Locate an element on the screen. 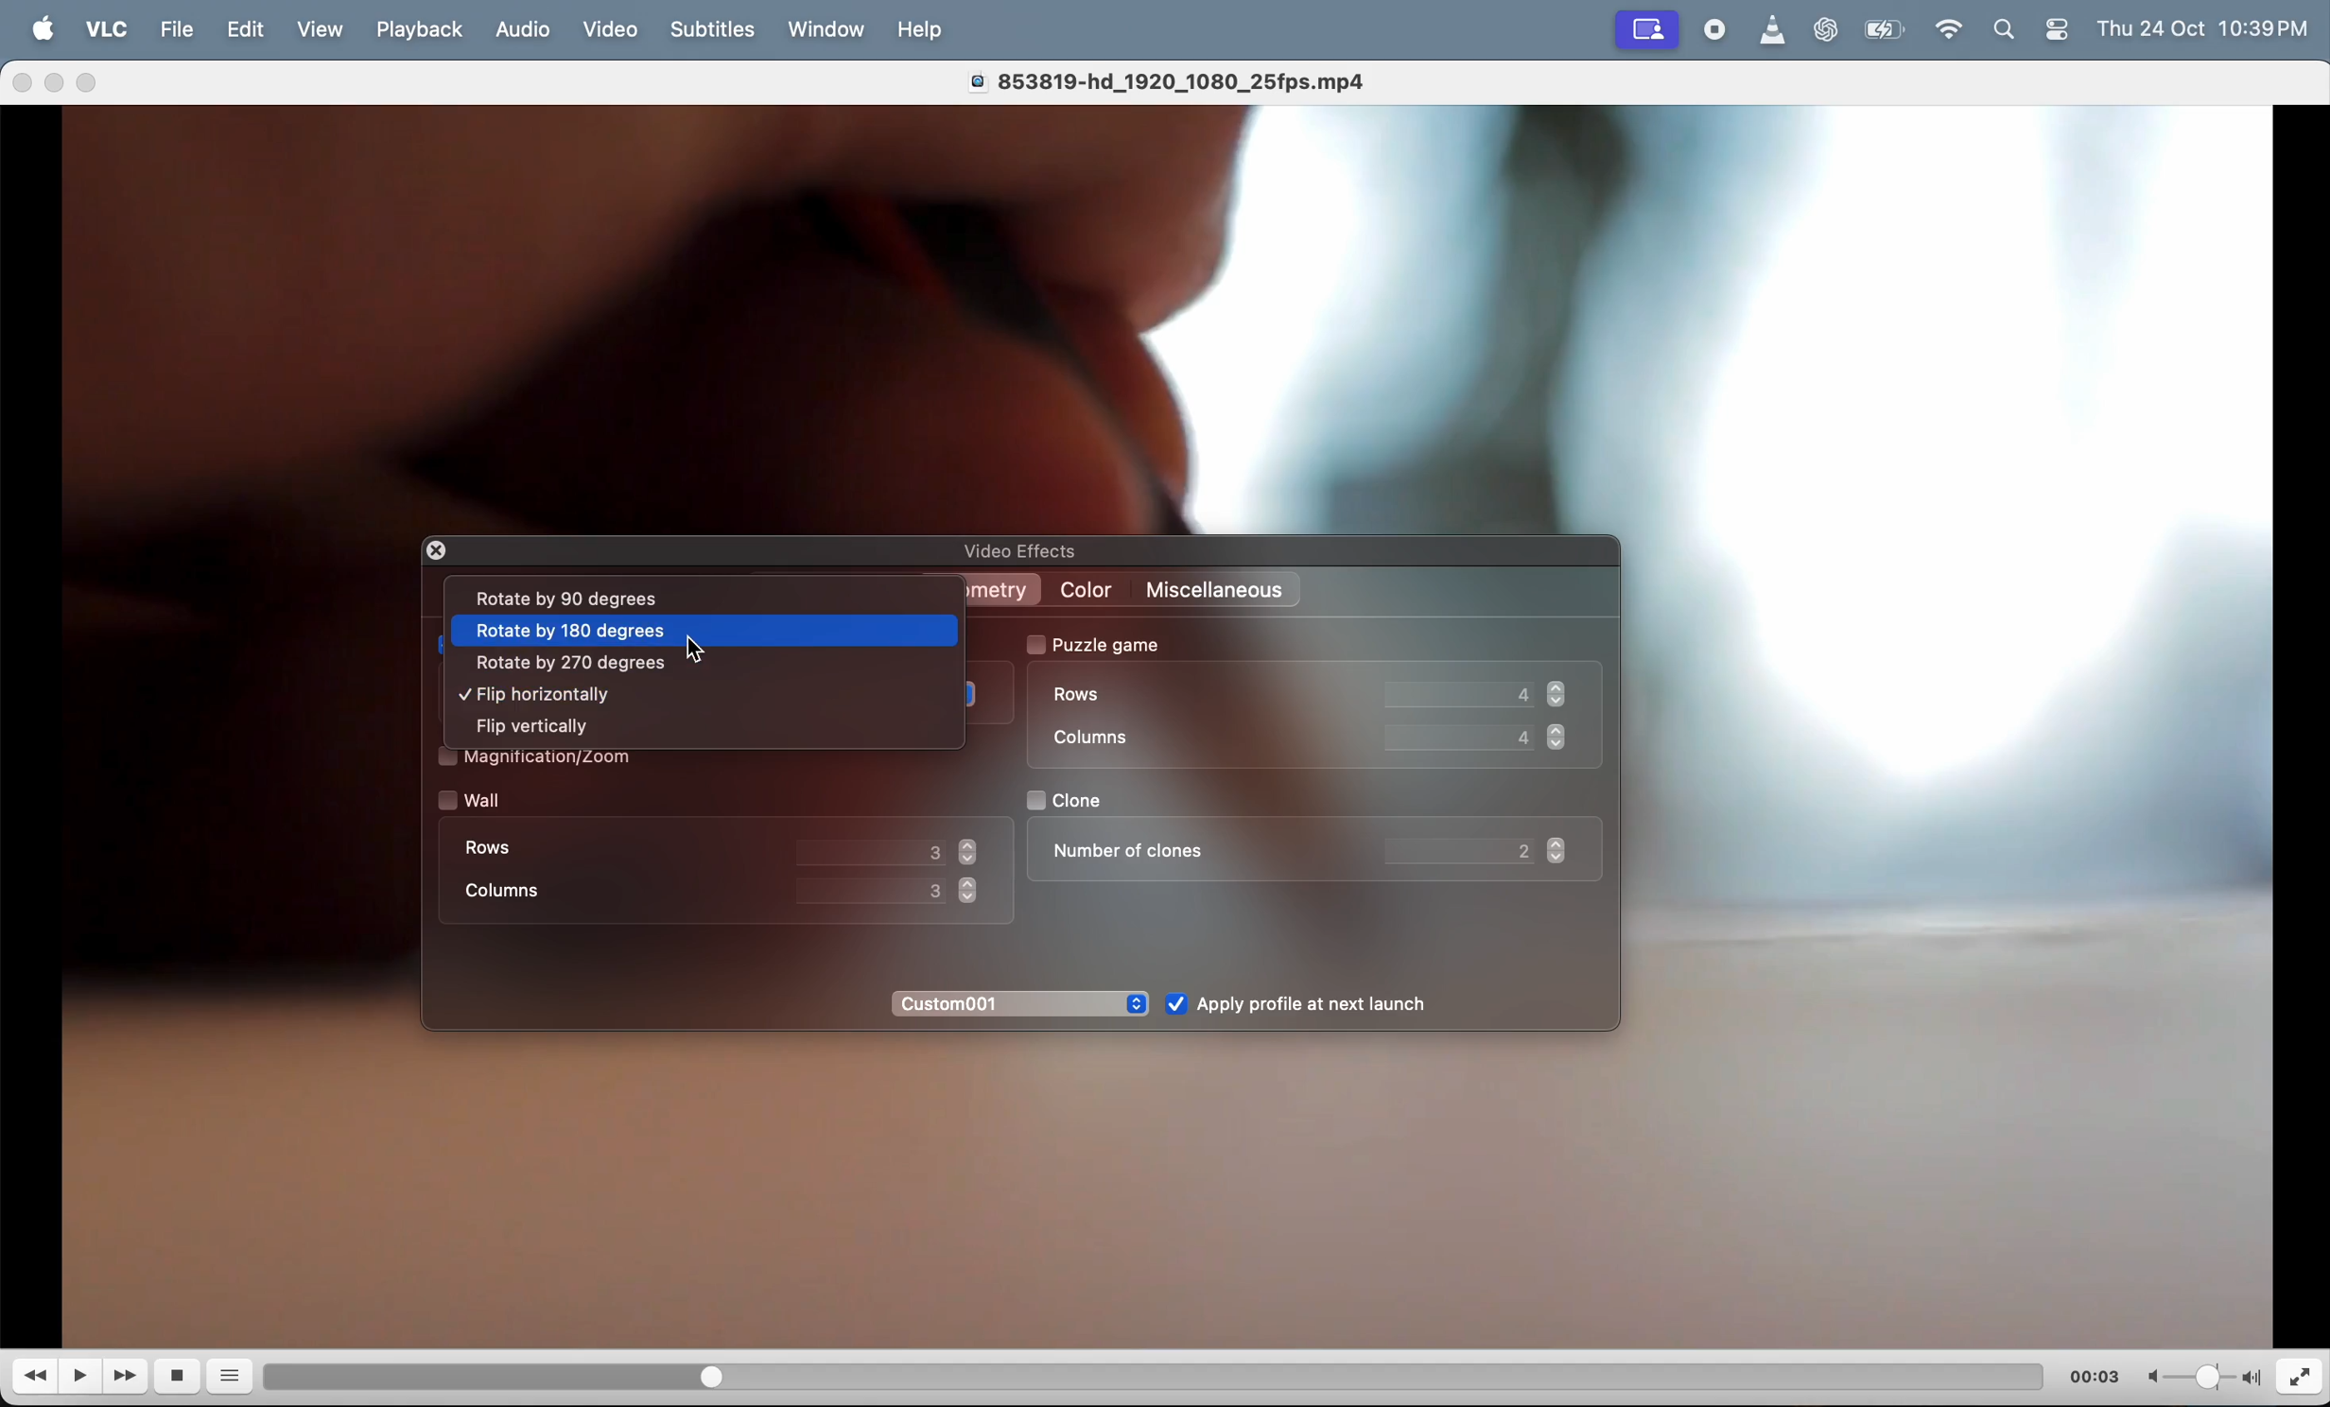  apple widgets is located at coordinates (2033, 30).